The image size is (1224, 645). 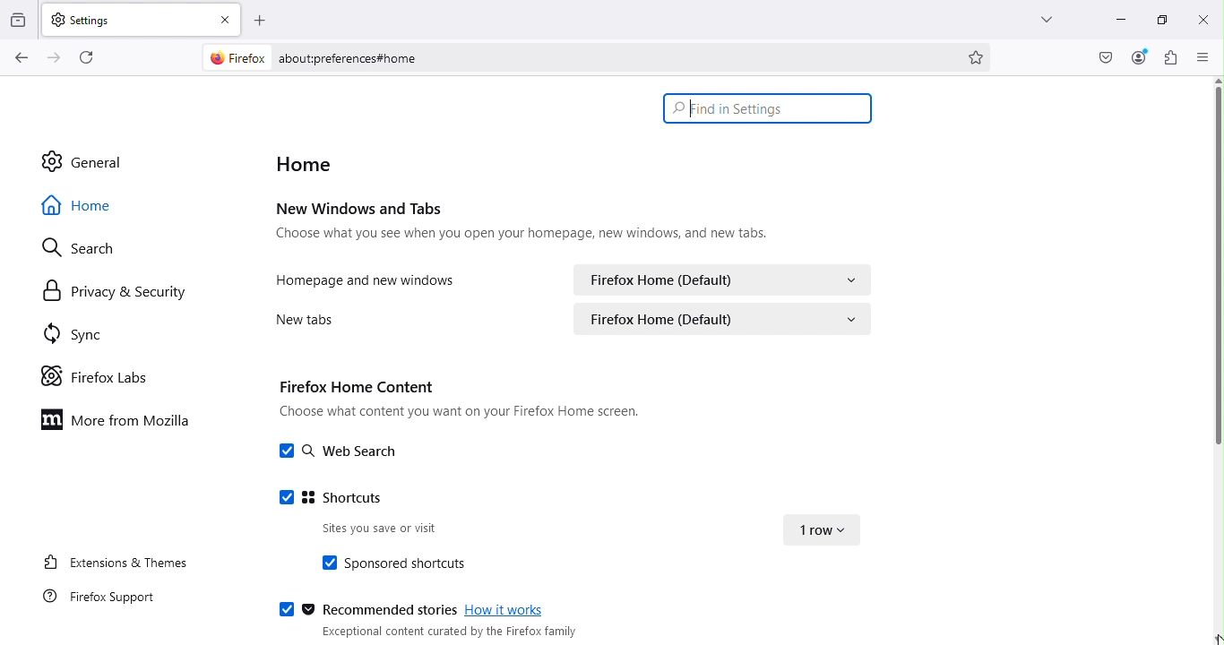 I want to click on Extensions, so click(x=1171, y=57).